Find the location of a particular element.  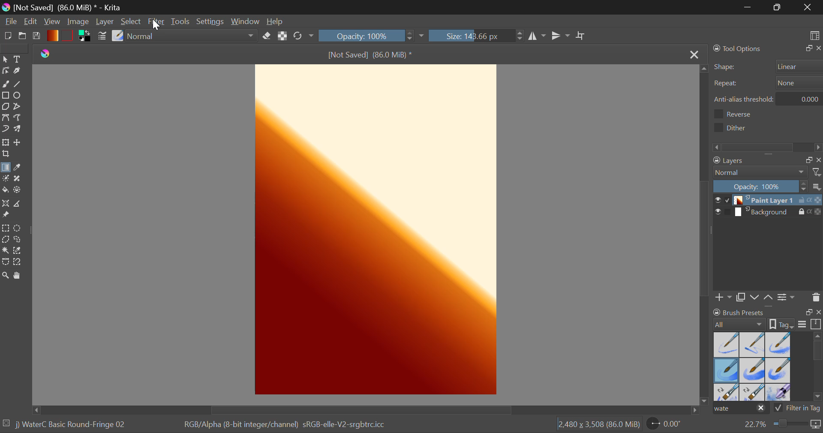

Move Layers is located at coordinates (18, 142).